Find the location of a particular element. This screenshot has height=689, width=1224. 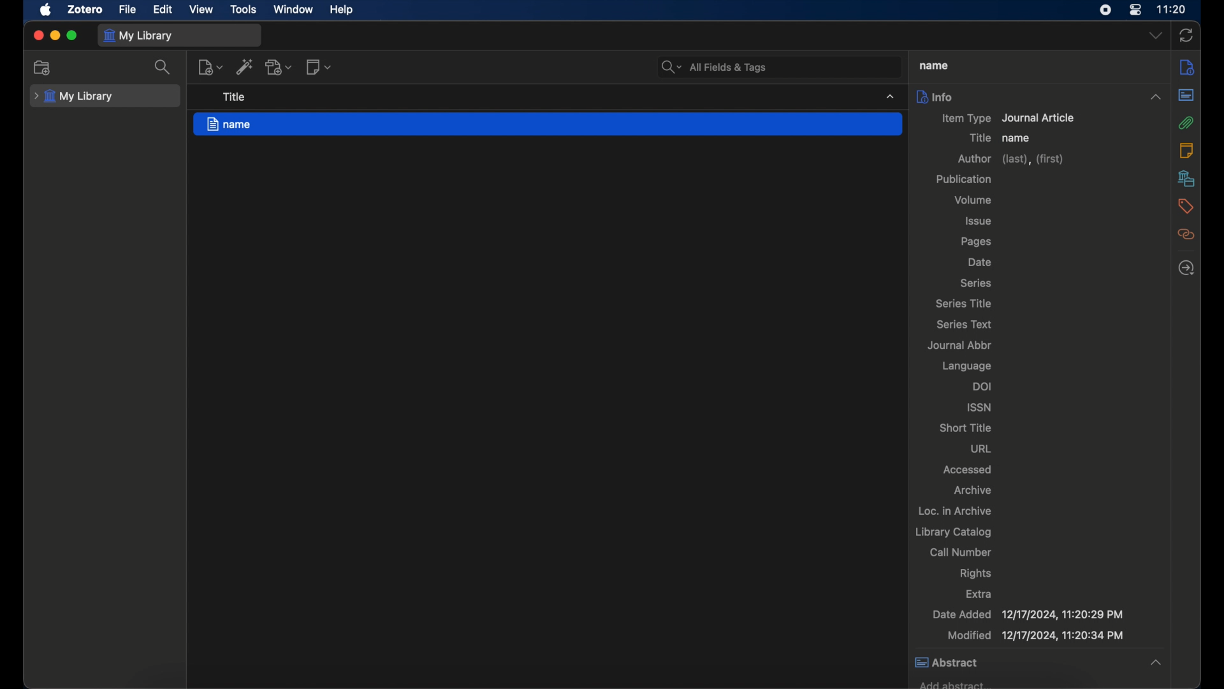

call number is located at coordinates (961, 552).